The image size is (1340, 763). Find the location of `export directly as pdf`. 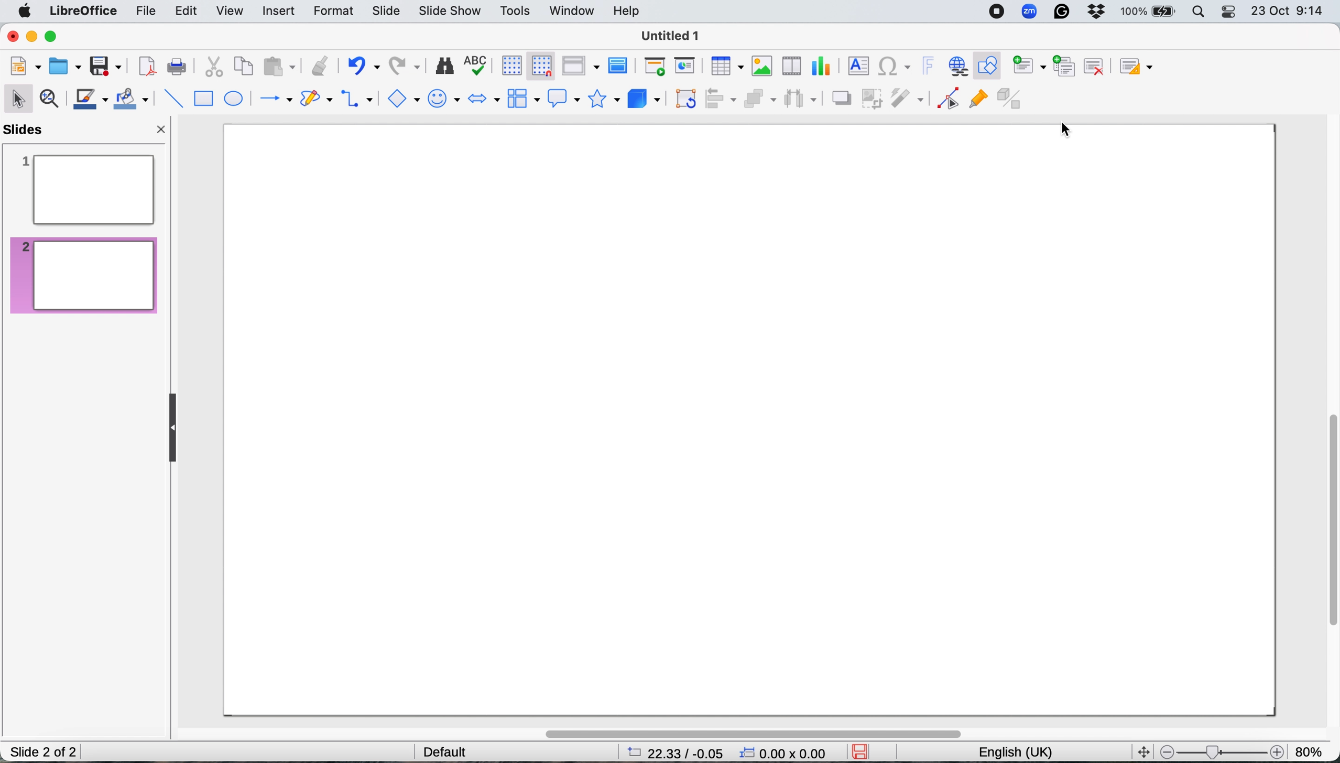

export directly as pdf is located at coordinates (148, 65).